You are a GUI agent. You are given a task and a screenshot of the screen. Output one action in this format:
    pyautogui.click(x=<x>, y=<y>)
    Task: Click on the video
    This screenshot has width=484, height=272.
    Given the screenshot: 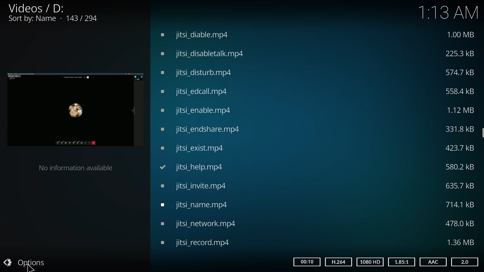 What is the action you would take?
    pyautogui.click(x=197, y=73)
    